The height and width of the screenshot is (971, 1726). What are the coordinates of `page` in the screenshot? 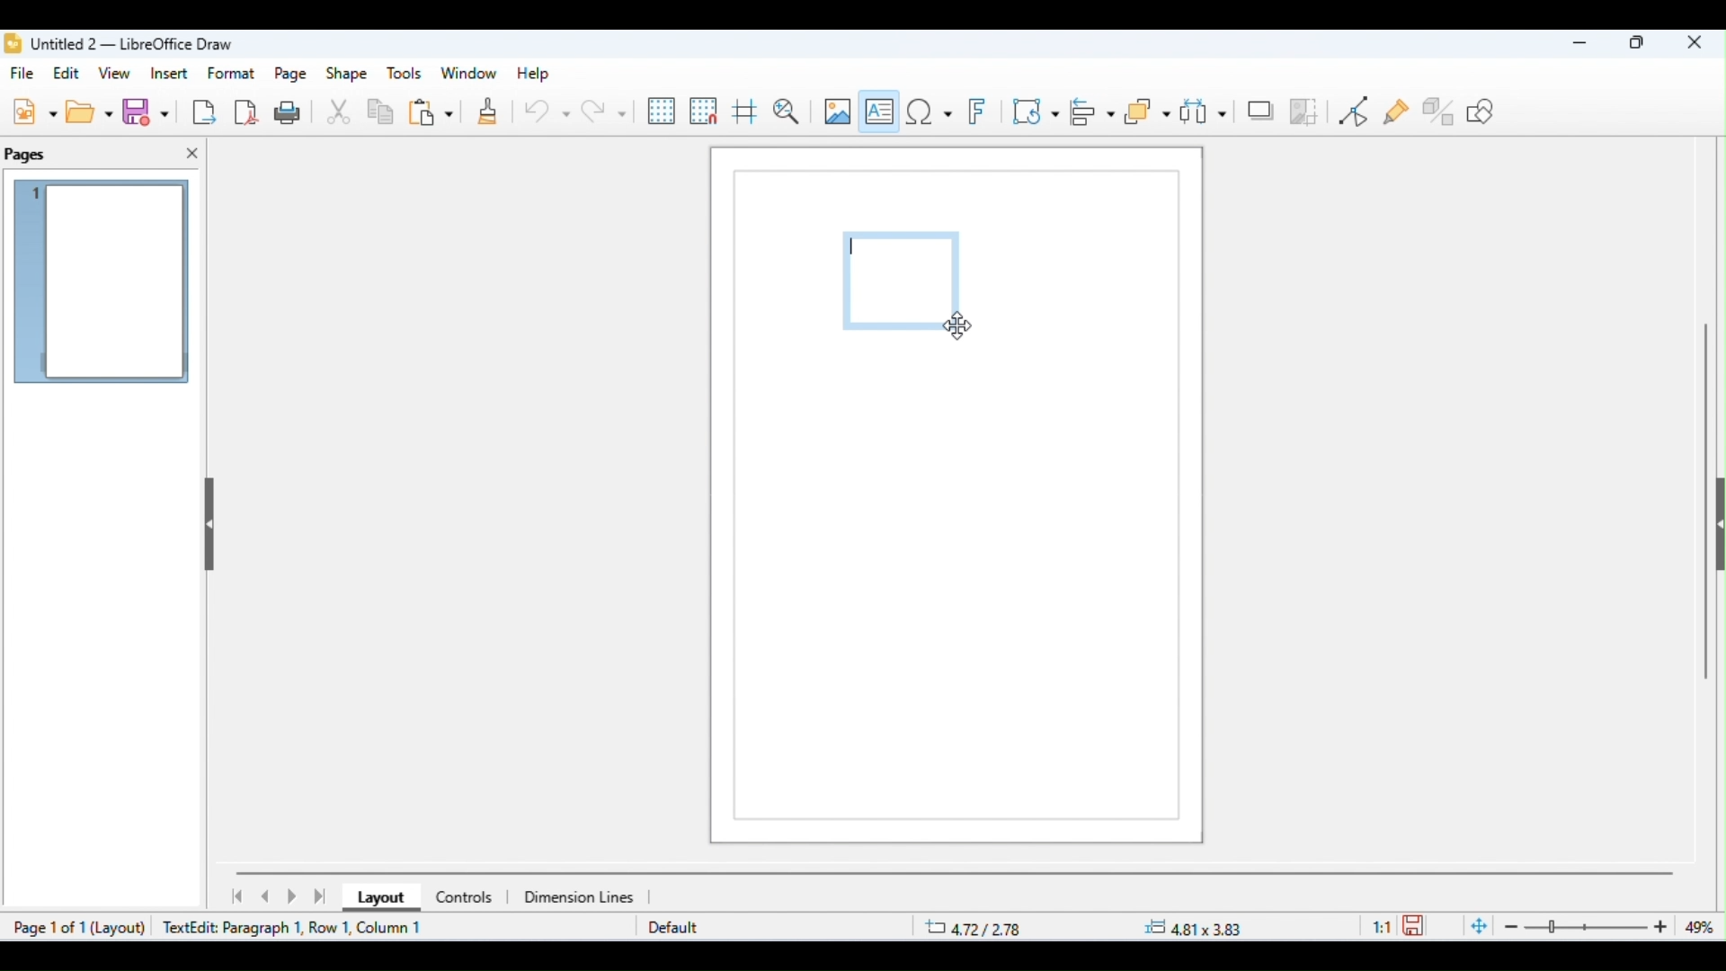 It's located at (292, 75).